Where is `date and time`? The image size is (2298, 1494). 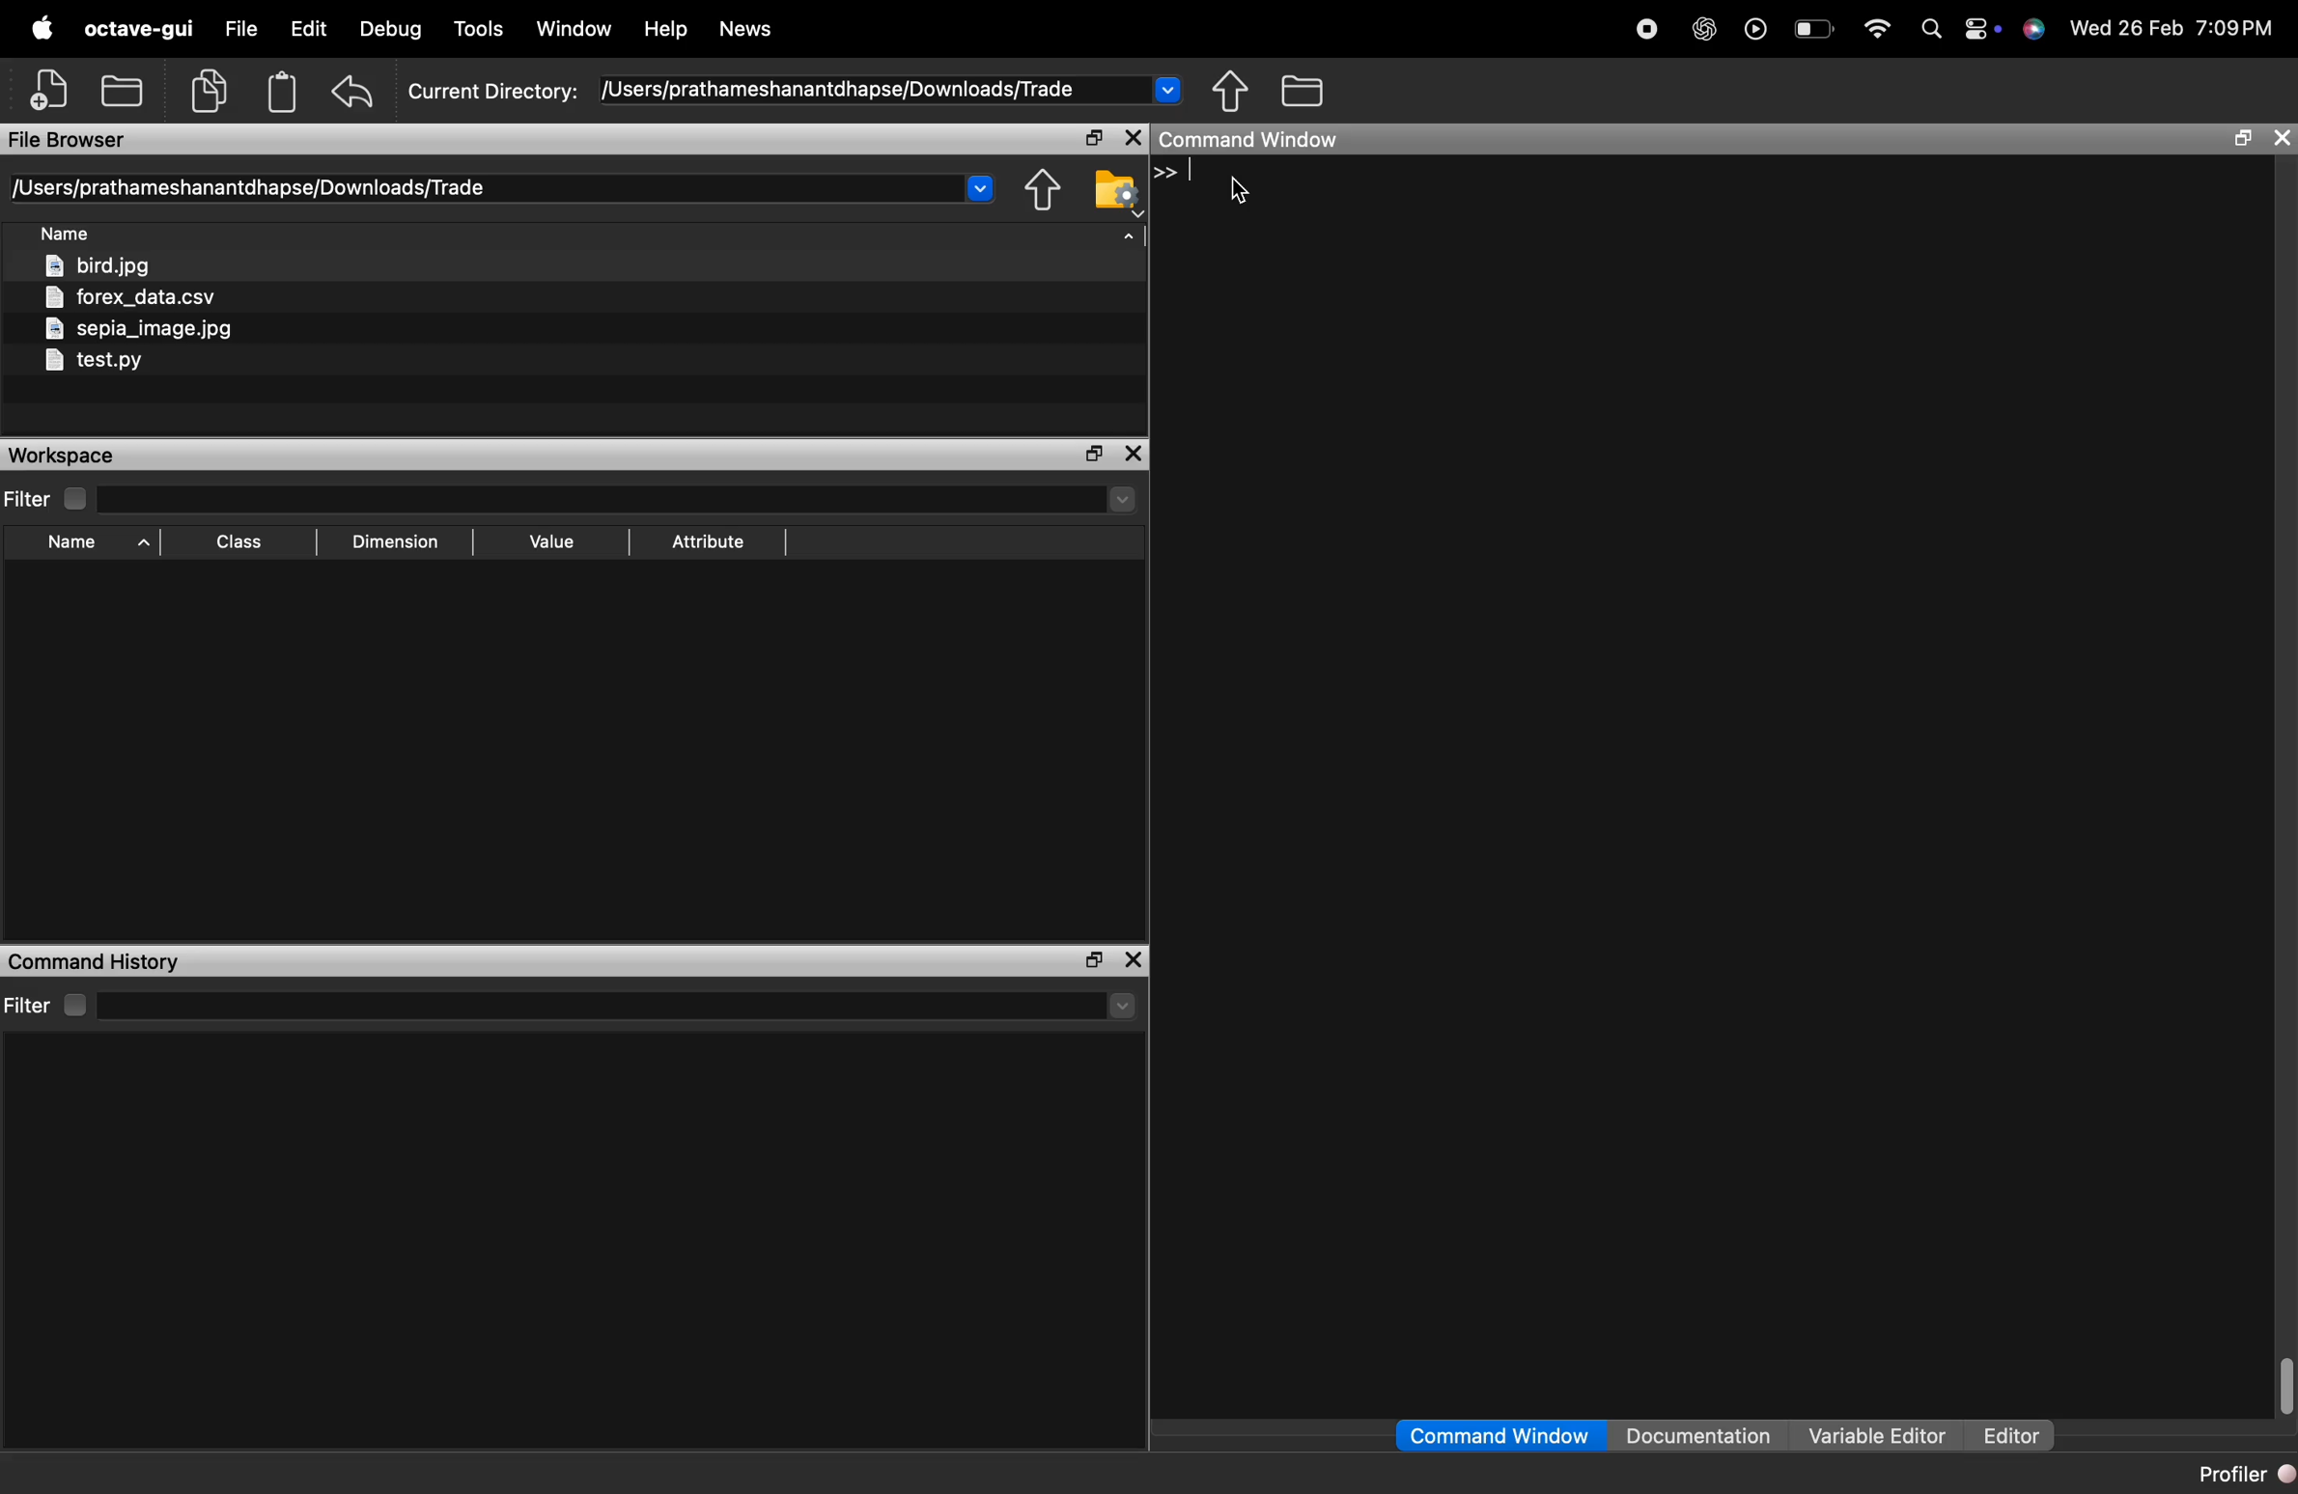
date and time is located at coordinates (2177, 32).